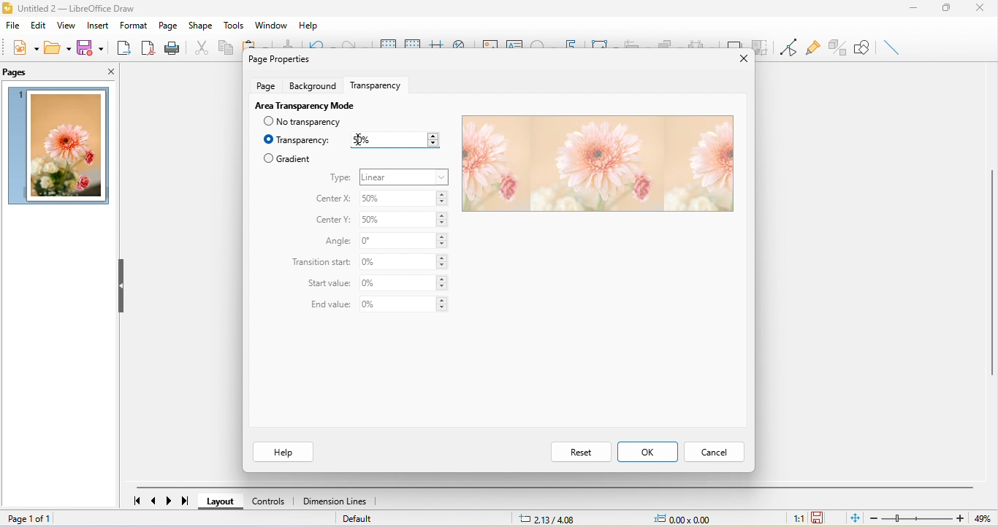 The height and width of the screenshot is (527, 998). I want to click on title, so click(75, 9).